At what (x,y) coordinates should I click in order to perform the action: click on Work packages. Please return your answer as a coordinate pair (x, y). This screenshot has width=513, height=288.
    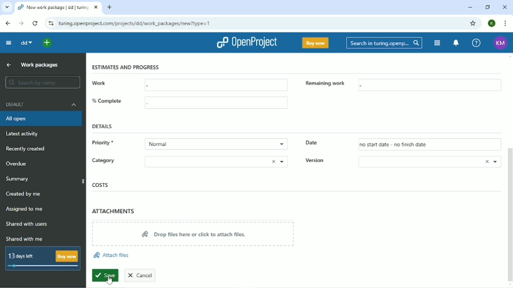
    Looking at the image, I should click on (39, 65).